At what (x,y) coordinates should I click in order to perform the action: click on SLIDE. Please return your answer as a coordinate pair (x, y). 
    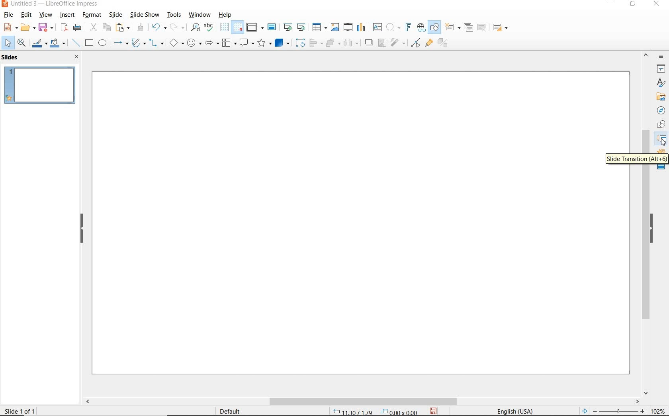
    Looking at the image, I should click on (117, 15).